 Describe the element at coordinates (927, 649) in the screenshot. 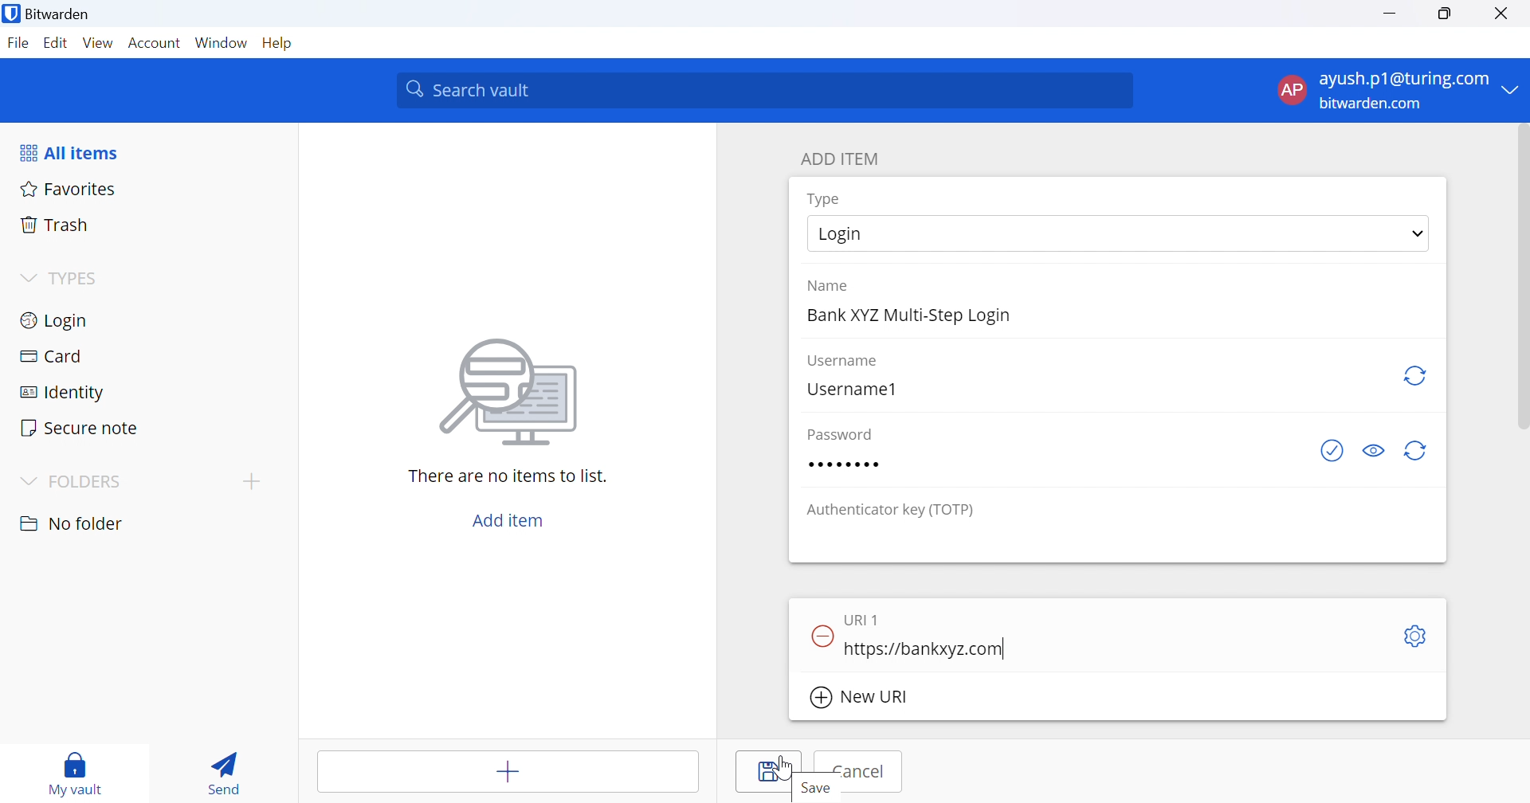

I see `https://bankxyz.com` at that location.